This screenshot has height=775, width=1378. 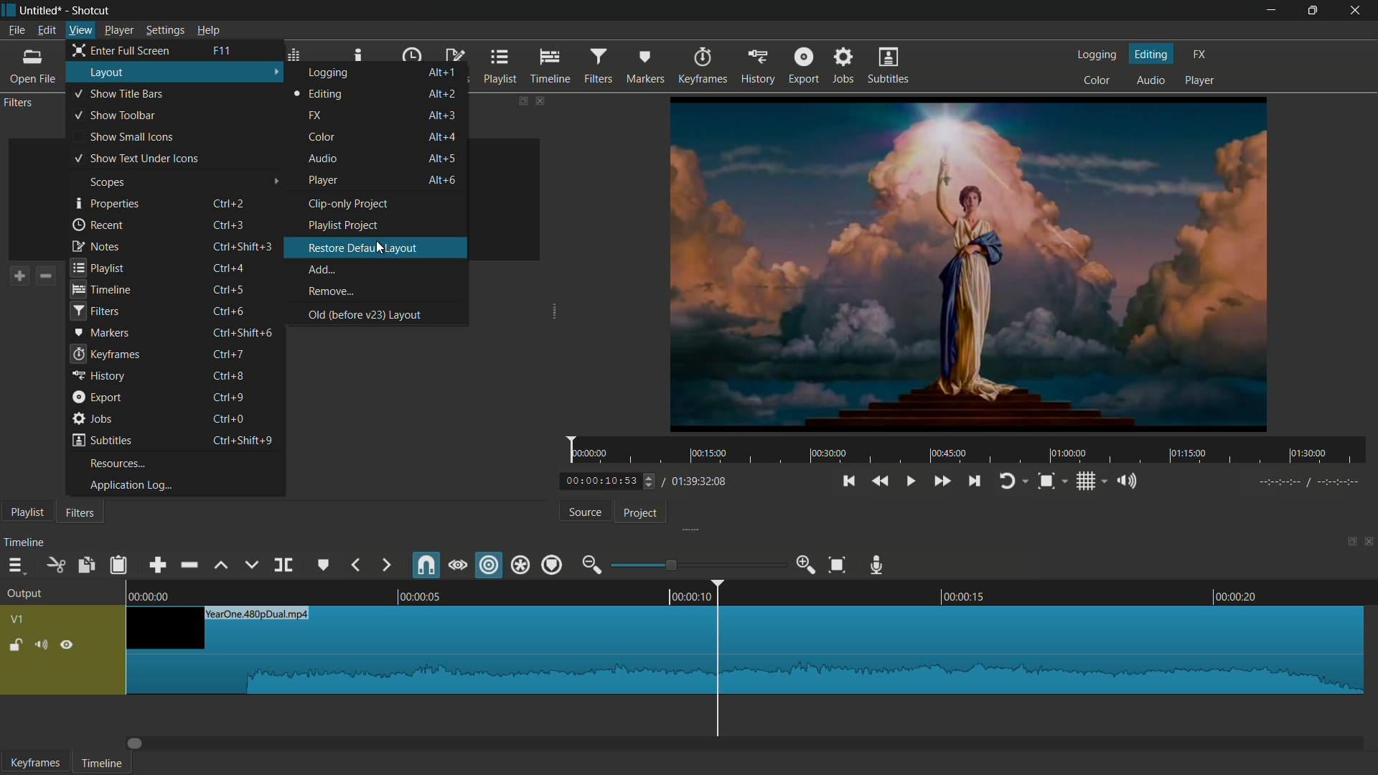 What do you see at coordinates (230, 291) in the screenshot?
I see `keyboard shortcut` at bounding box center [230, 291].